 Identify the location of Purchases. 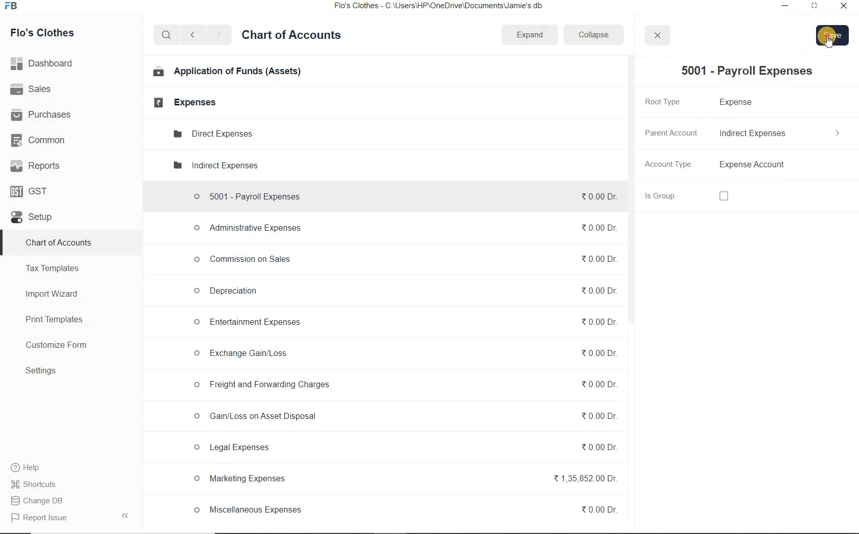
(42, 115).